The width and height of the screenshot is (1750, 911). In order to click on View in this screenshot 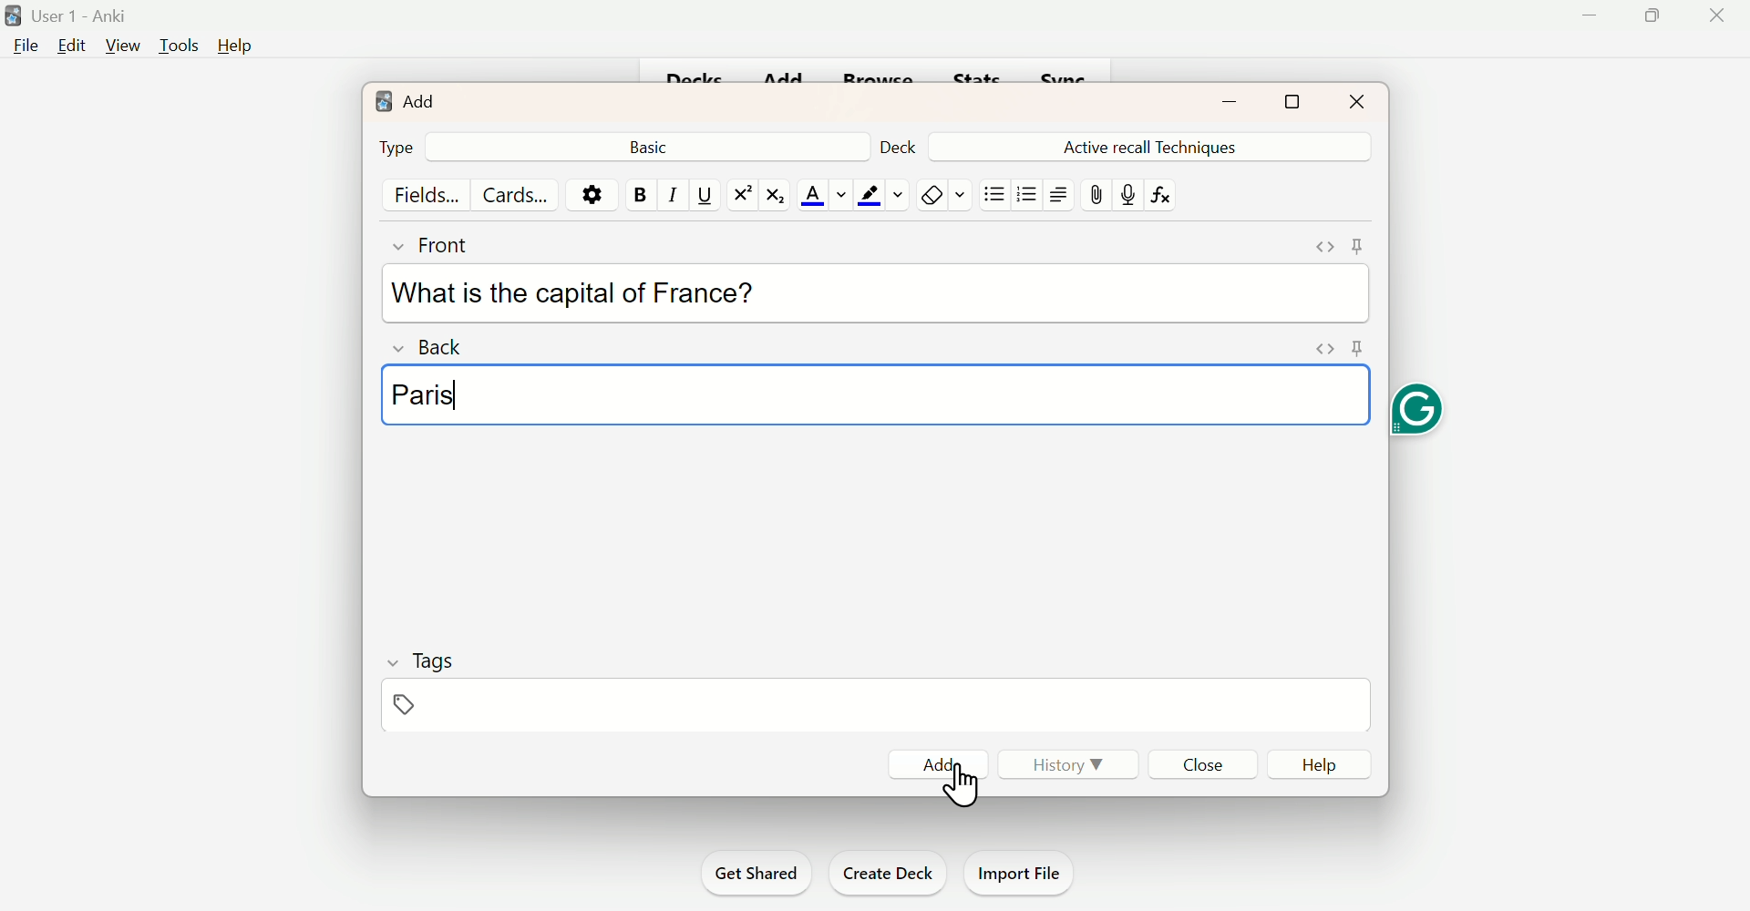, I will do `click(118, 46)`.